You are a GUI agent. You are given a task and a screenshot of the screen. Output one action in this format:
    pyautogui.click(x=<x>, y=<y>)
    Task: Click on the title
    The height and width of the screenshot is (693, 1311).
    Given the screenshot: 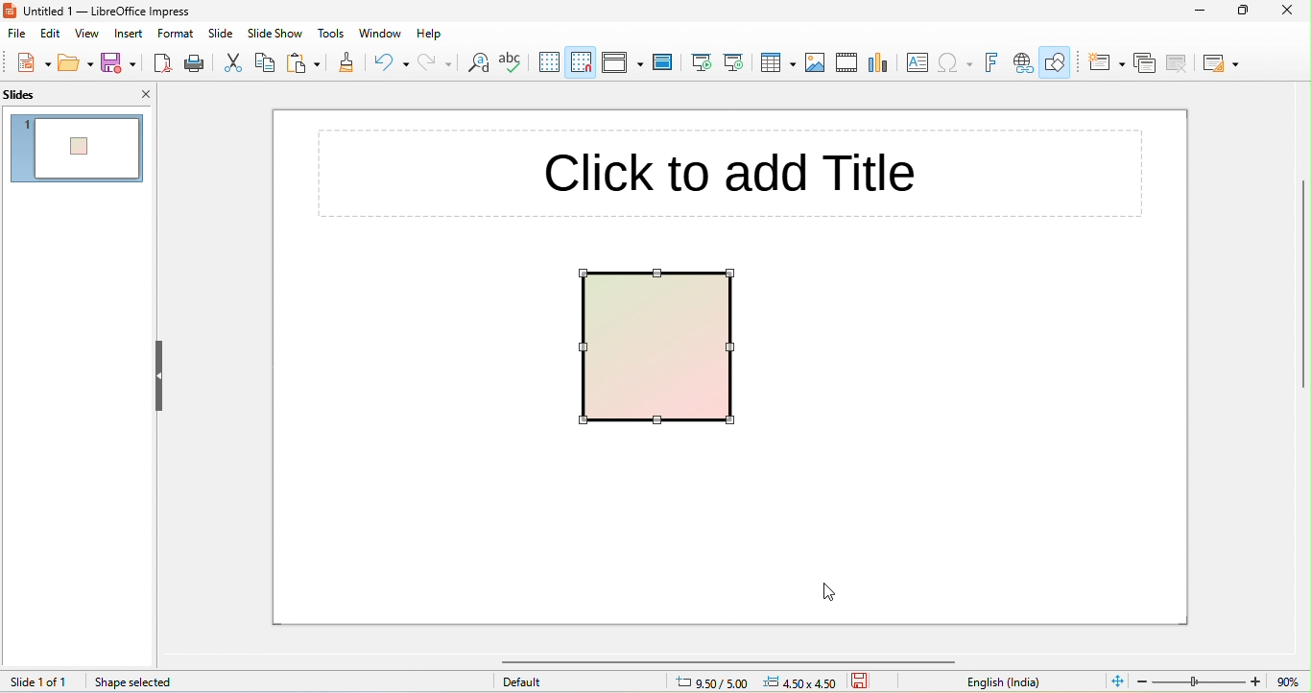 What is the action you would take?
    pyautogui.click(x=120, y=11)
    